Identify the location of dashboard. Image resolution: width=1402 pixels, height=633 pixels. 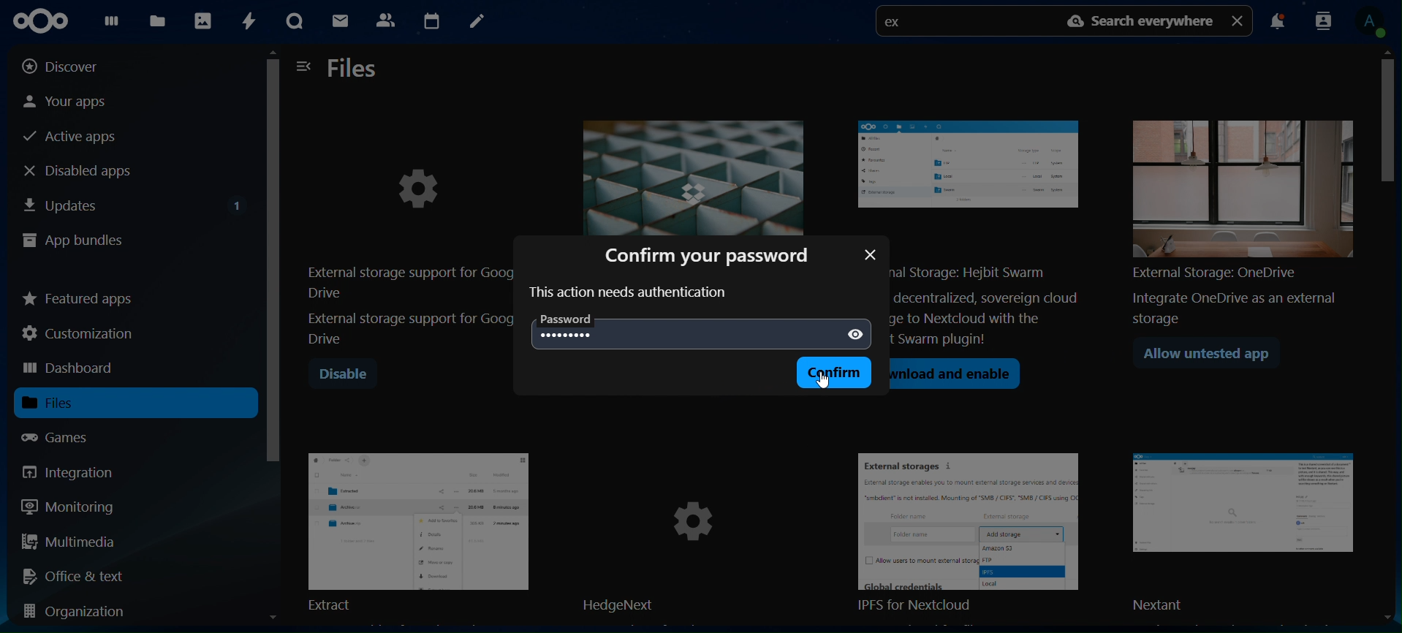
(111, 24).